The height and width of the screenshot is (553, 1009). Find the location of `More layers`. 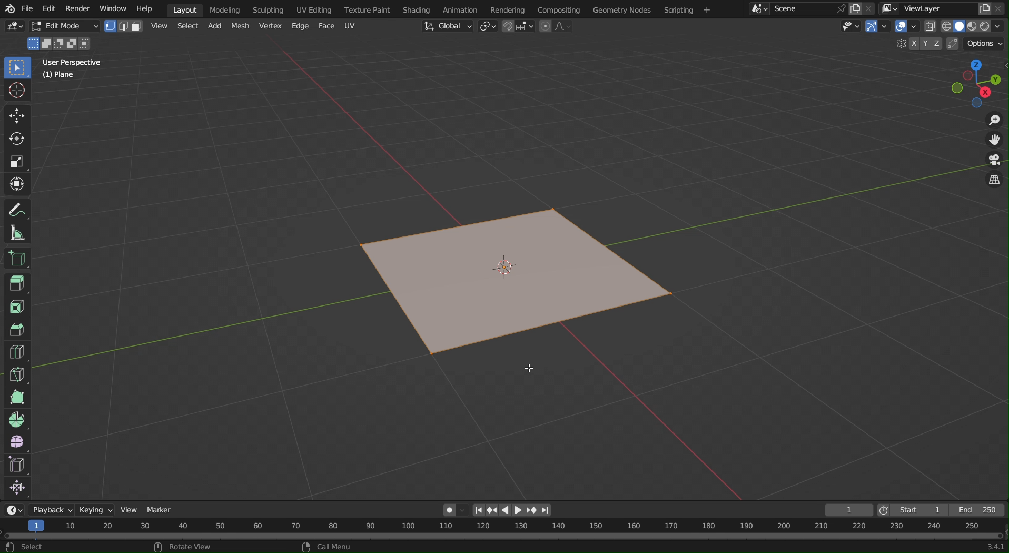

More layers is located at coordinates (889, 9).